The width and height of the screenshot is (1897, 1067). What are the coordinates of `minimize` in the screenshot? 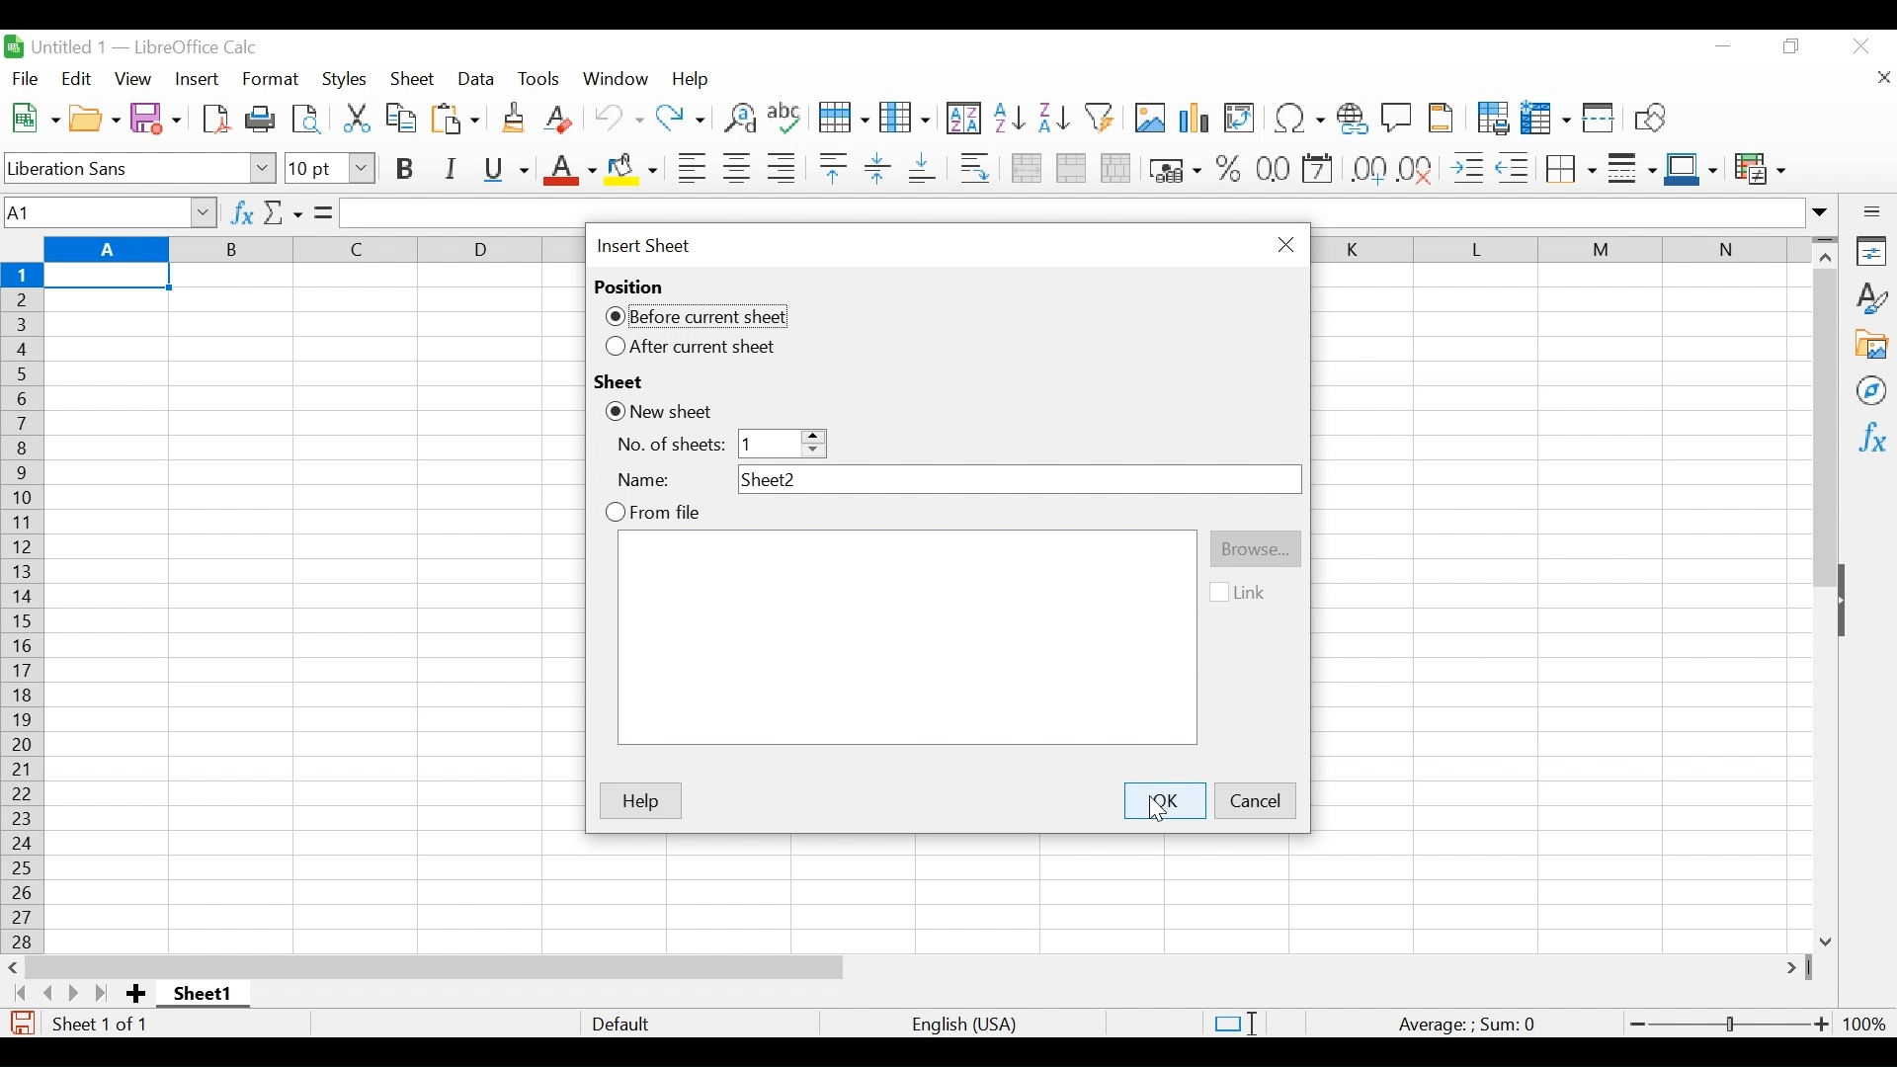 It's located at (1722, 45).